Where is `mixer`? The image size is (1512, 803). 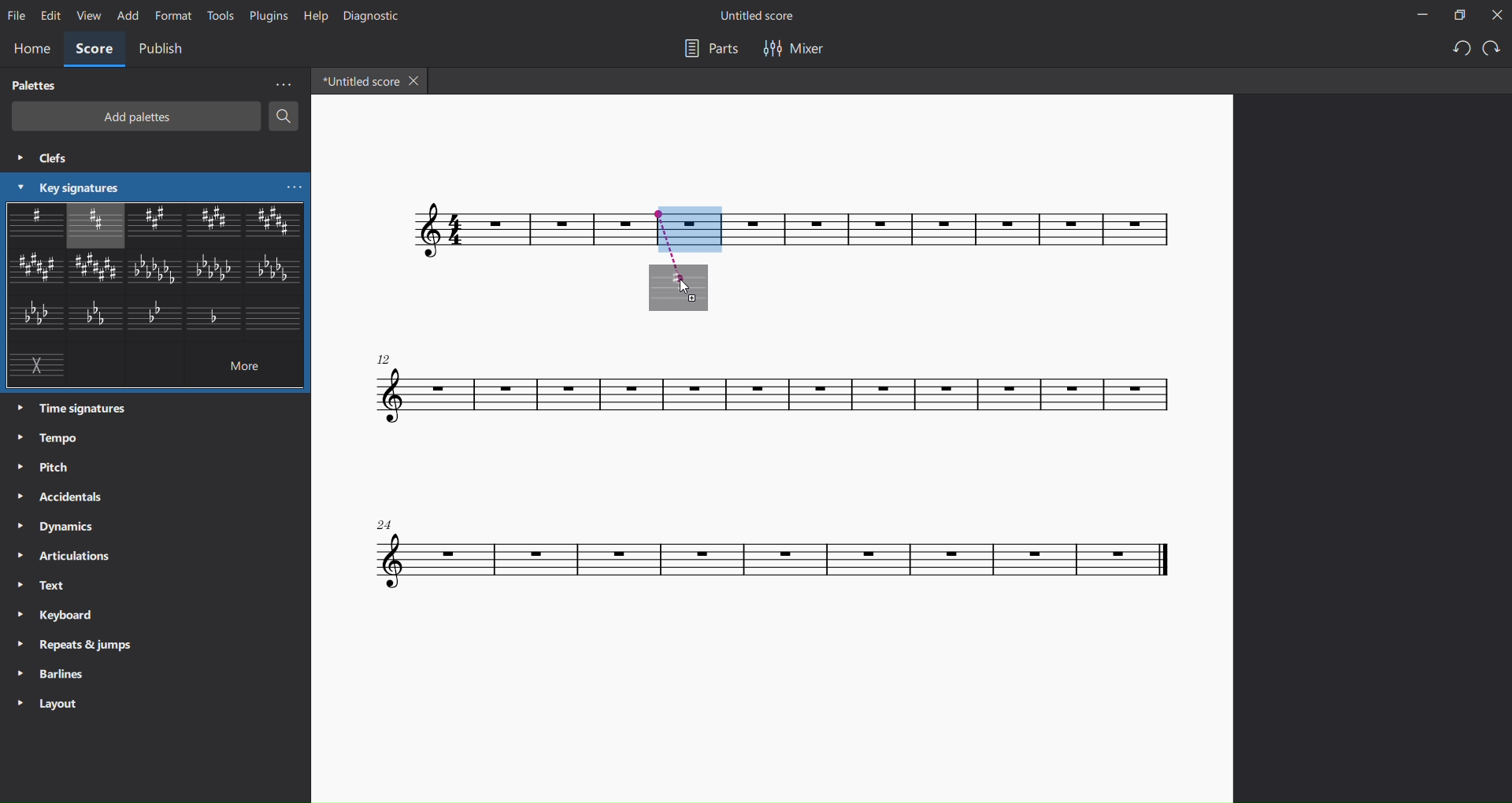 mixer is located at coordinates (805, 48).